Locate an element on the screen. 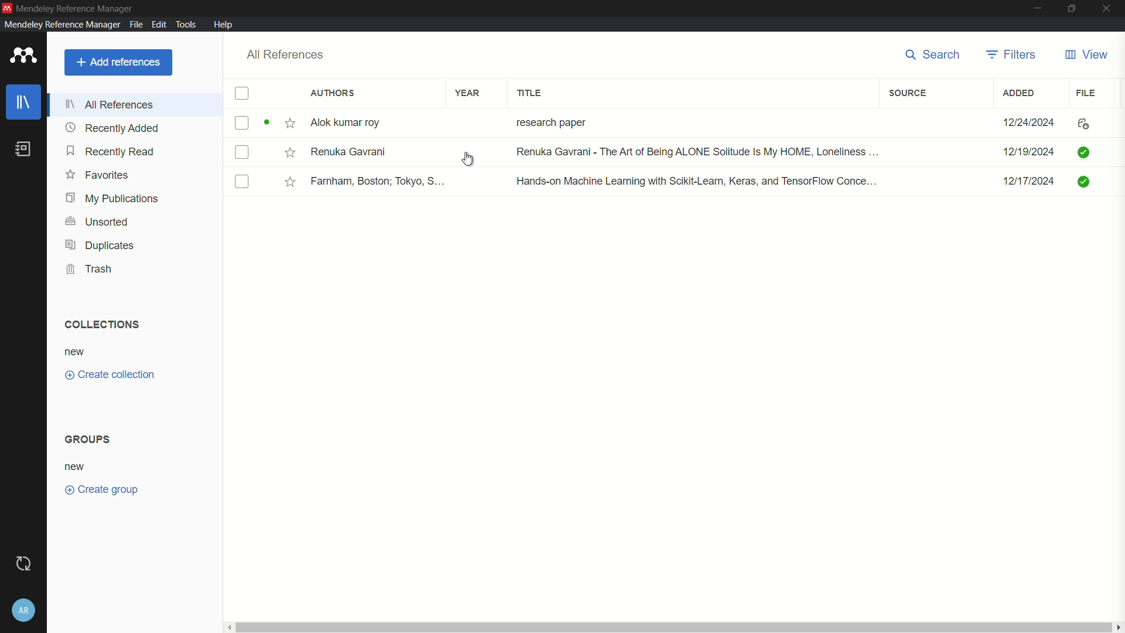 This screenshot has width=1125, height=633. minimize is located at coordinates (1036, 9).